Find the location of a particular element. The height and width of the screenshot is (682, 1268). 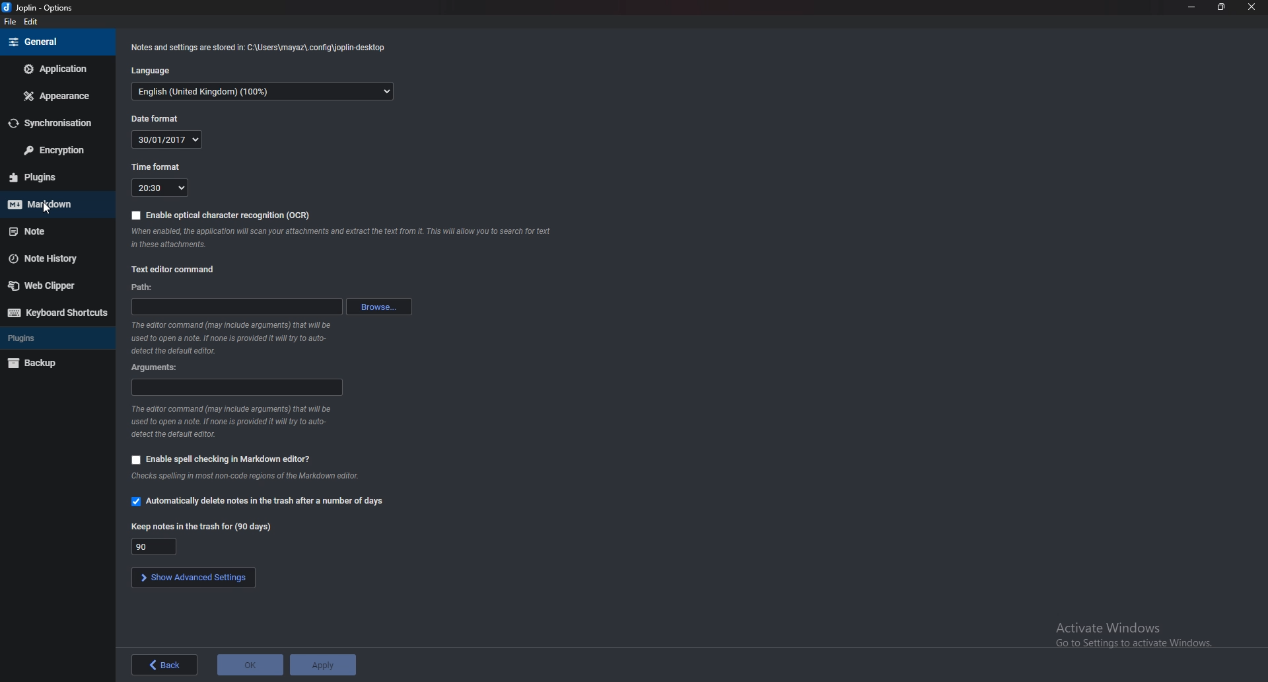

date format is located at coordinates (160, 118).